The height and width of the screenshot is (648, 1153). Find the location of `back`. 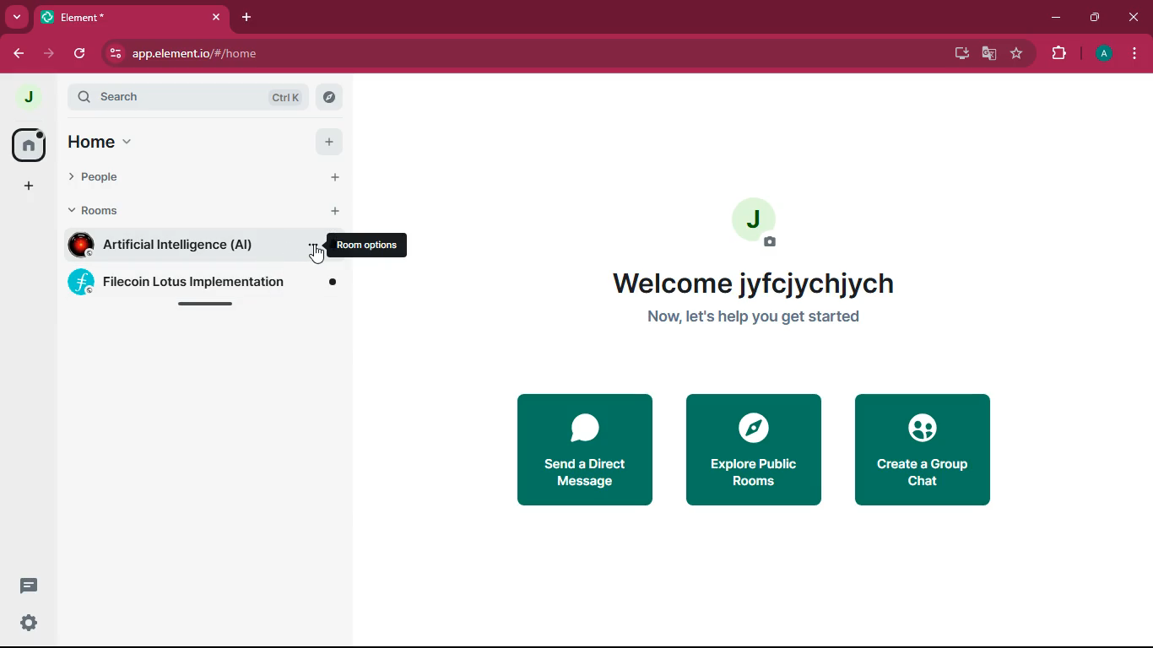

back is located at coordinates (18, 54).